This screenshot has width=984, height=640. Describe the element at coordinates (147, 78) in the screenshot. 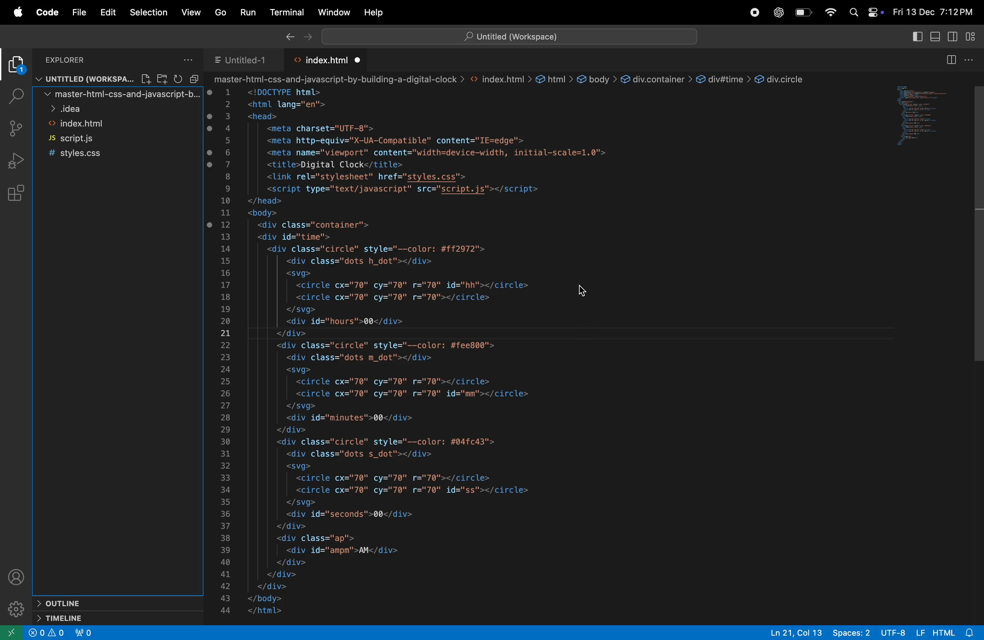

I see `file` at that location.